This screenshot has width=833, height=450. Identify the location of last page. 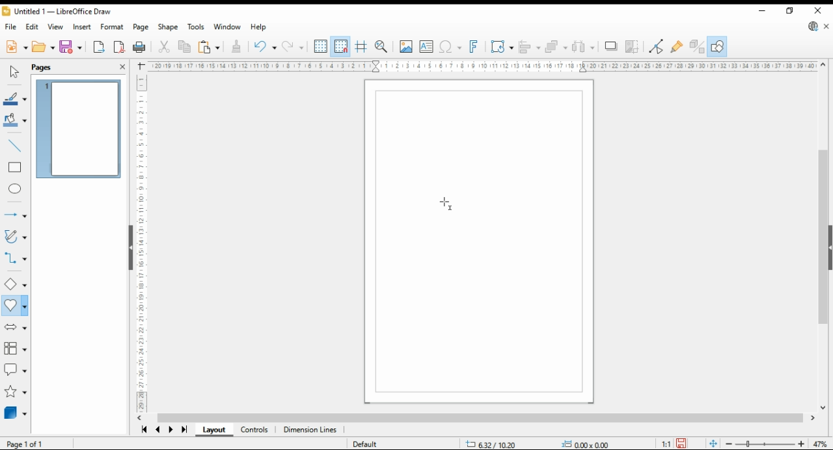
(184, 431).